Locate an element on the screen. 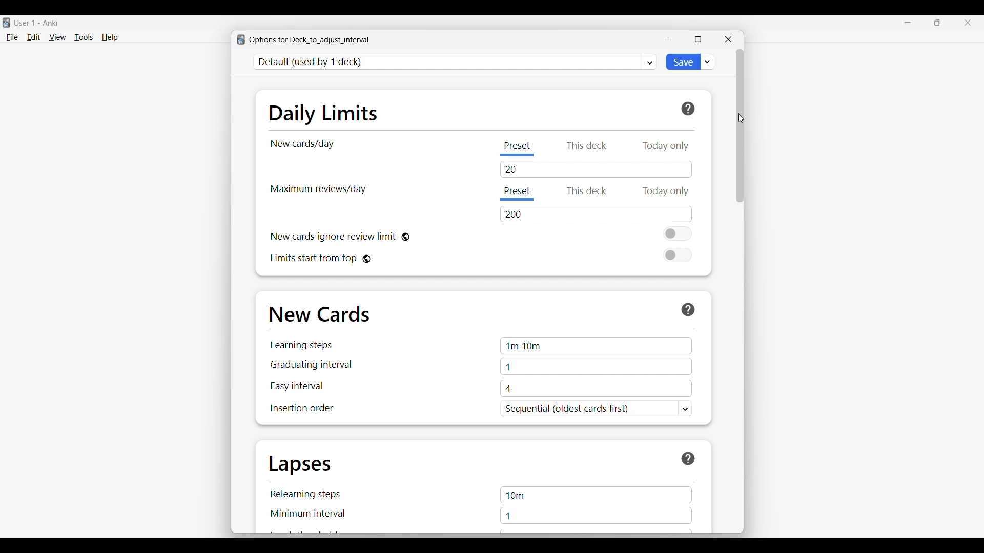  Window title is located at coordinates (310, 40).